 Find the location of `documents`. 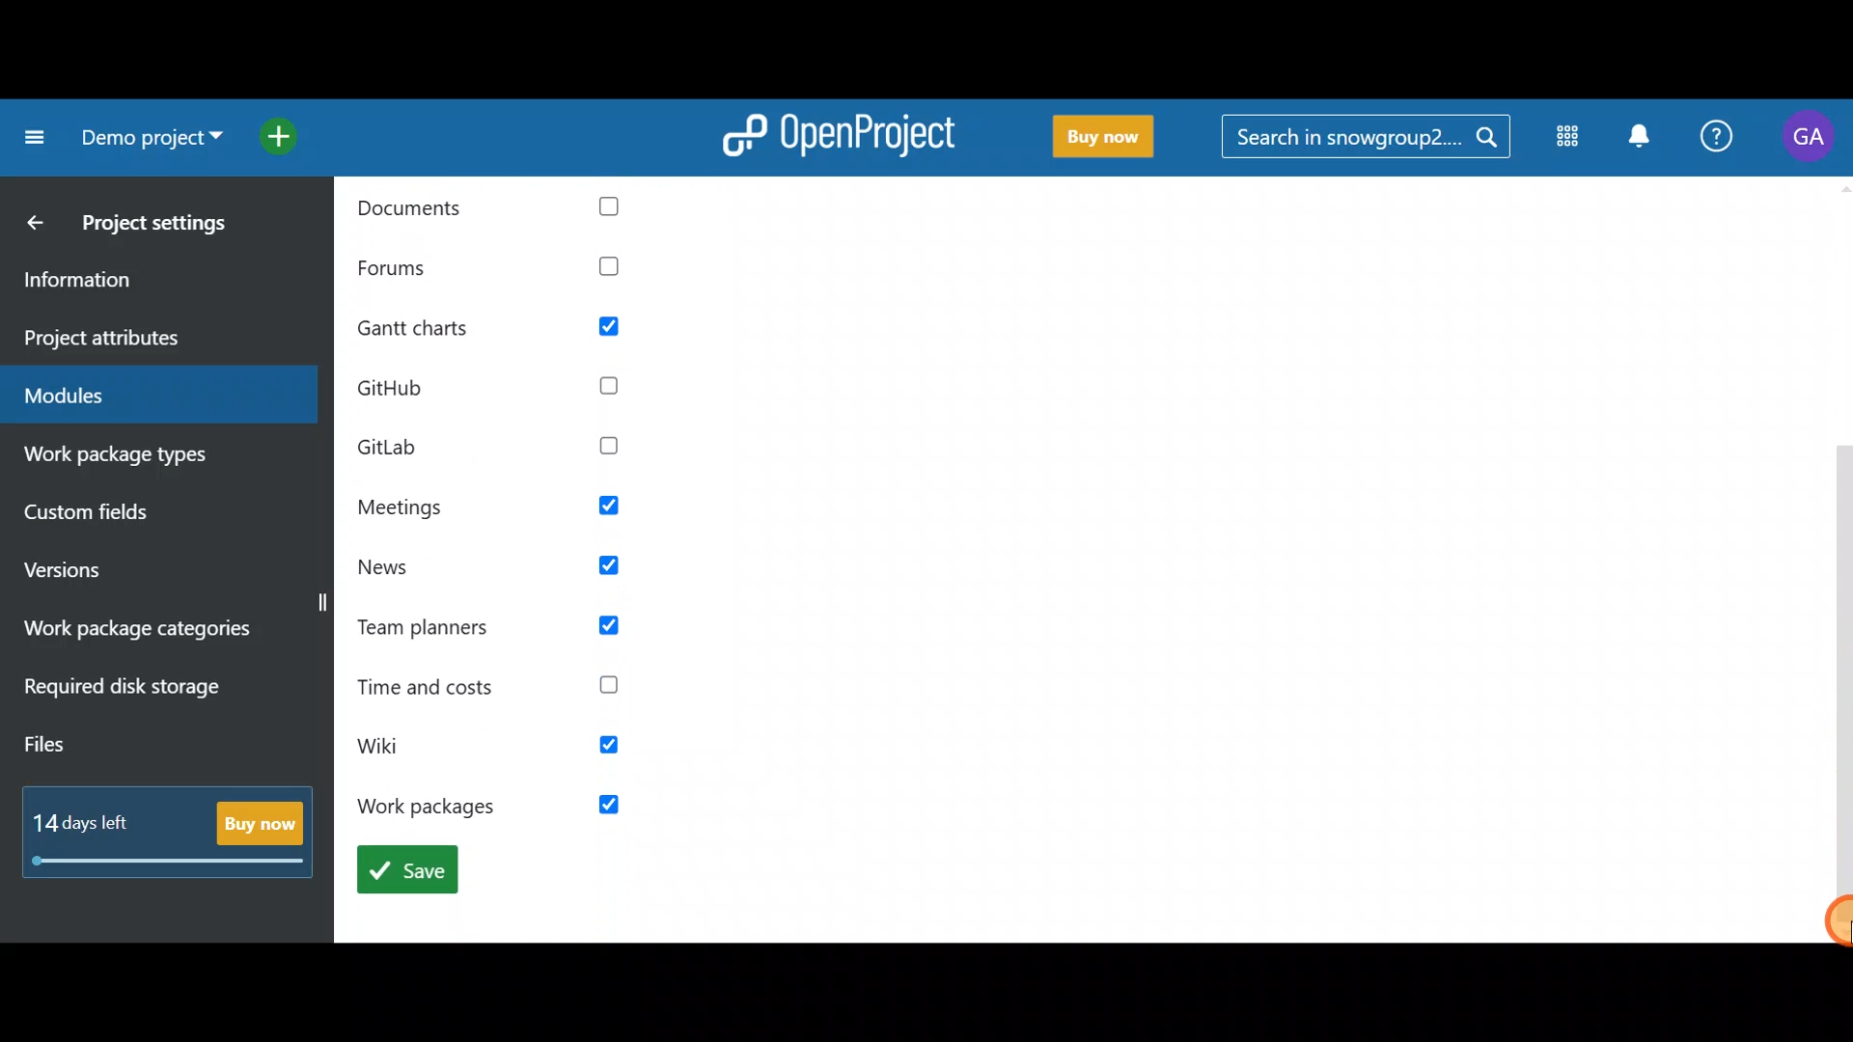

documents is located at coordinates (502, 210).